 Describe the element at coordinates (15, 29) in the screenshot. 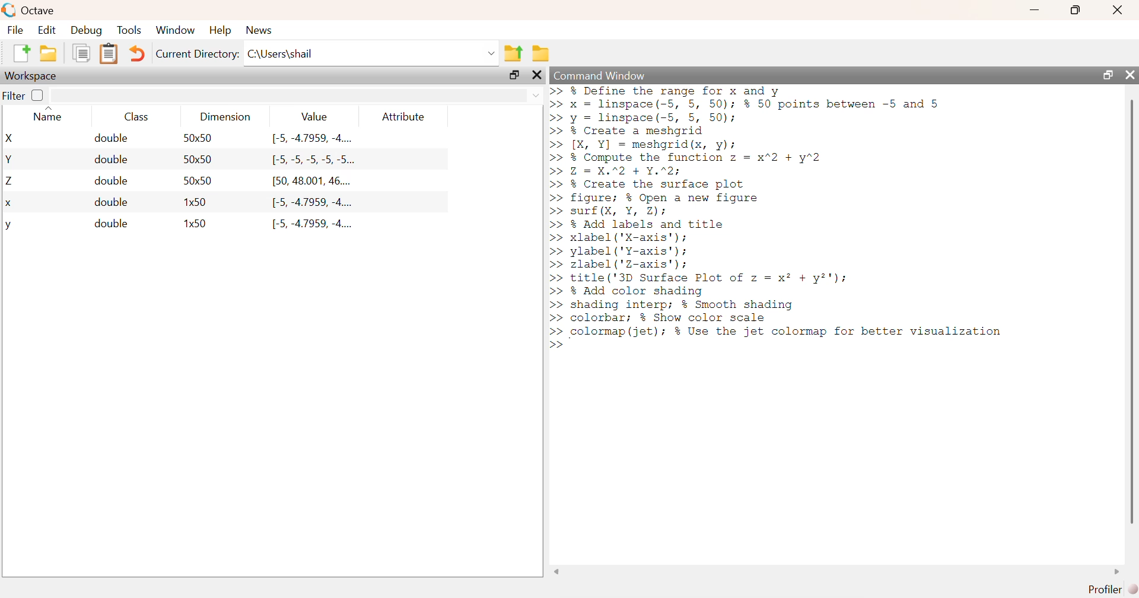

I see `File` at that location.